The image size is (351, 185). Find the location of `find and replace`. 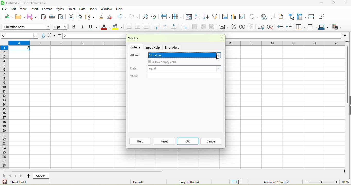

find and replace is located at coordinates (145, 16).